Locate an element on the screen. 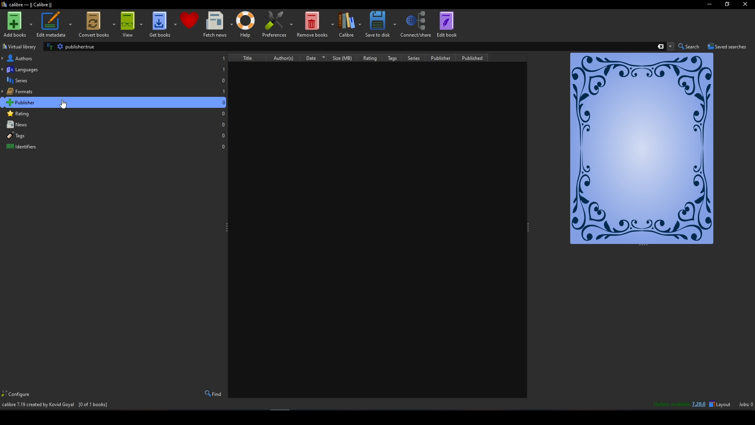  Minimize is located at coordinates (709, 5).